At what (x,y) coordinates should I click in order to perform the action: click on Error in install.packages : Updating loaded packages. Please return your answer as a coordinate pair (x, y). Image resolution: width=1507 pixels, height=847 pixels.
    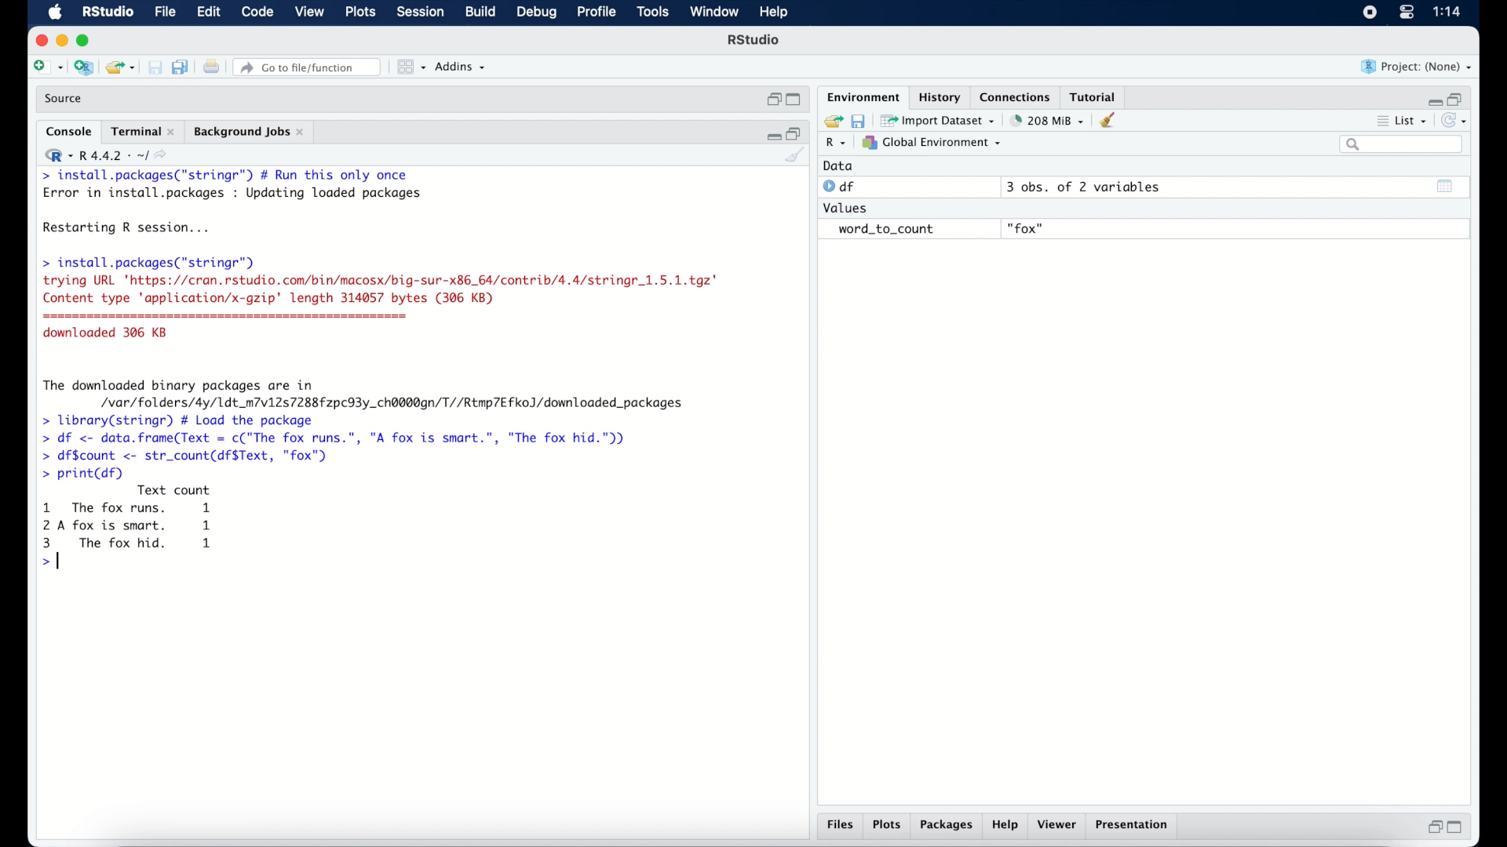
    Looking at the image, I should click on (232, 193).